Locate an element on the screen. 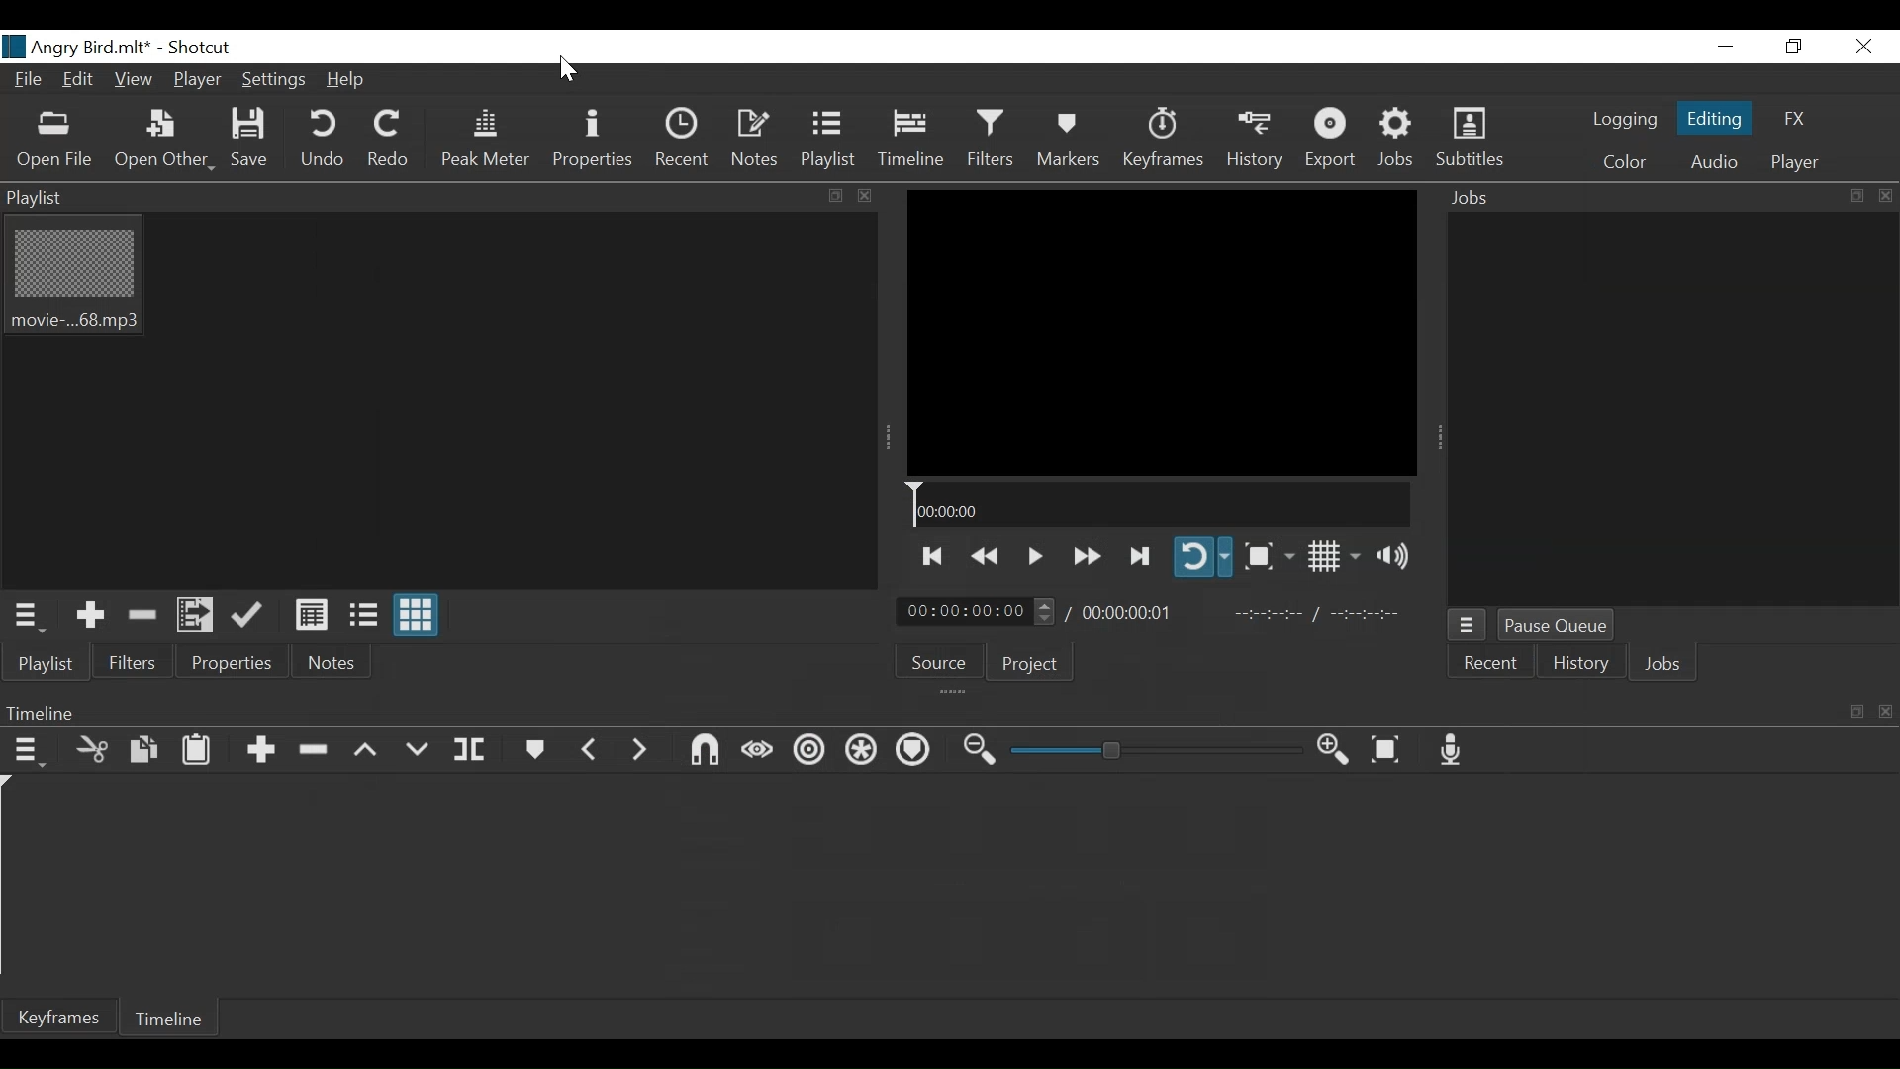  resize is located at coordinates (1854, 196).